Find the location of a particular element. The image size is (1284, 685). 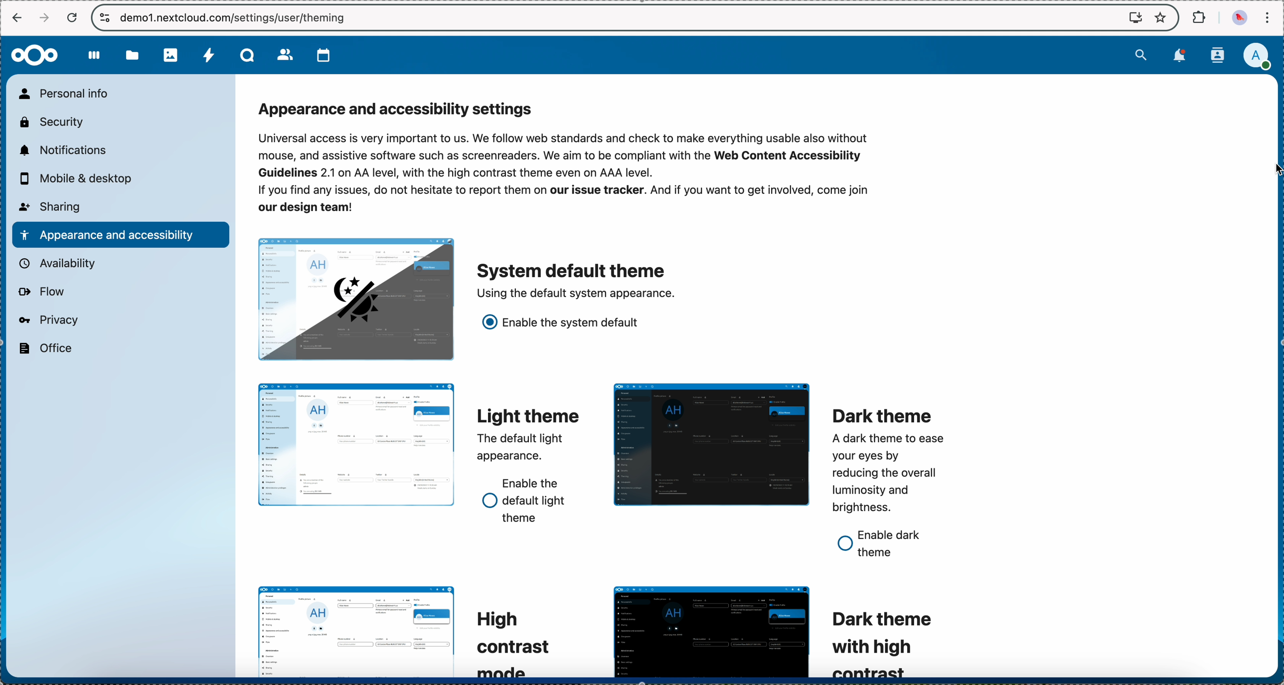

photos is located at coordinates (171, 56).